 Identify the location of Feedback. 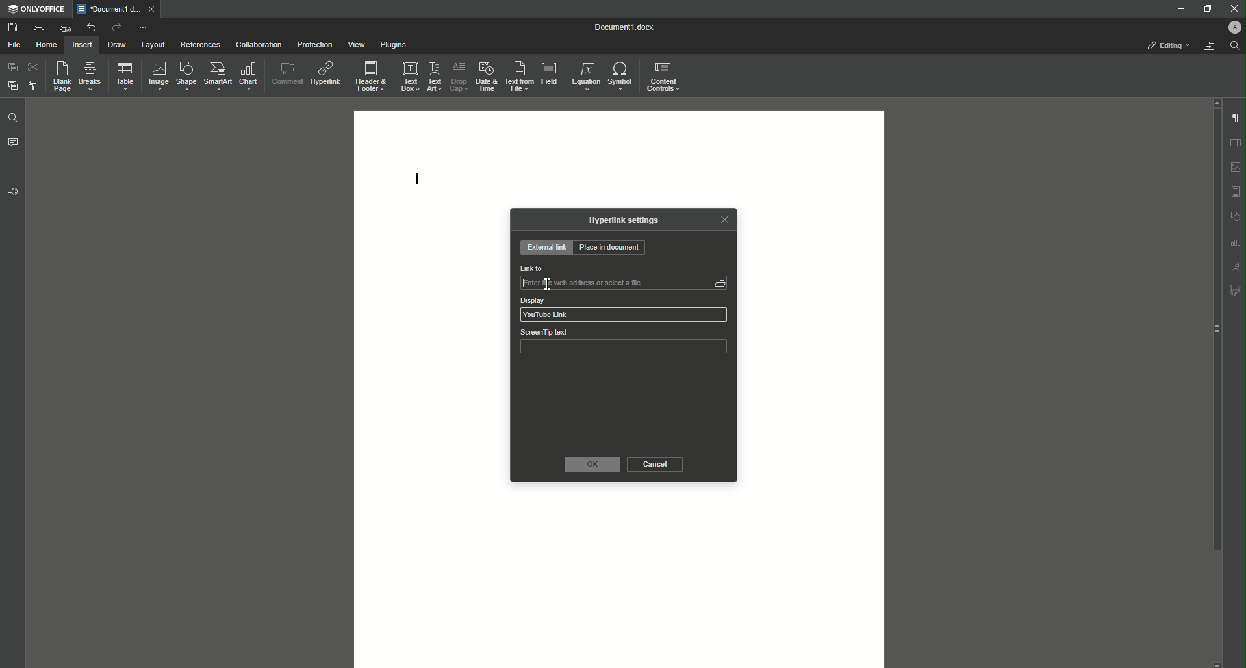
(13, 192).